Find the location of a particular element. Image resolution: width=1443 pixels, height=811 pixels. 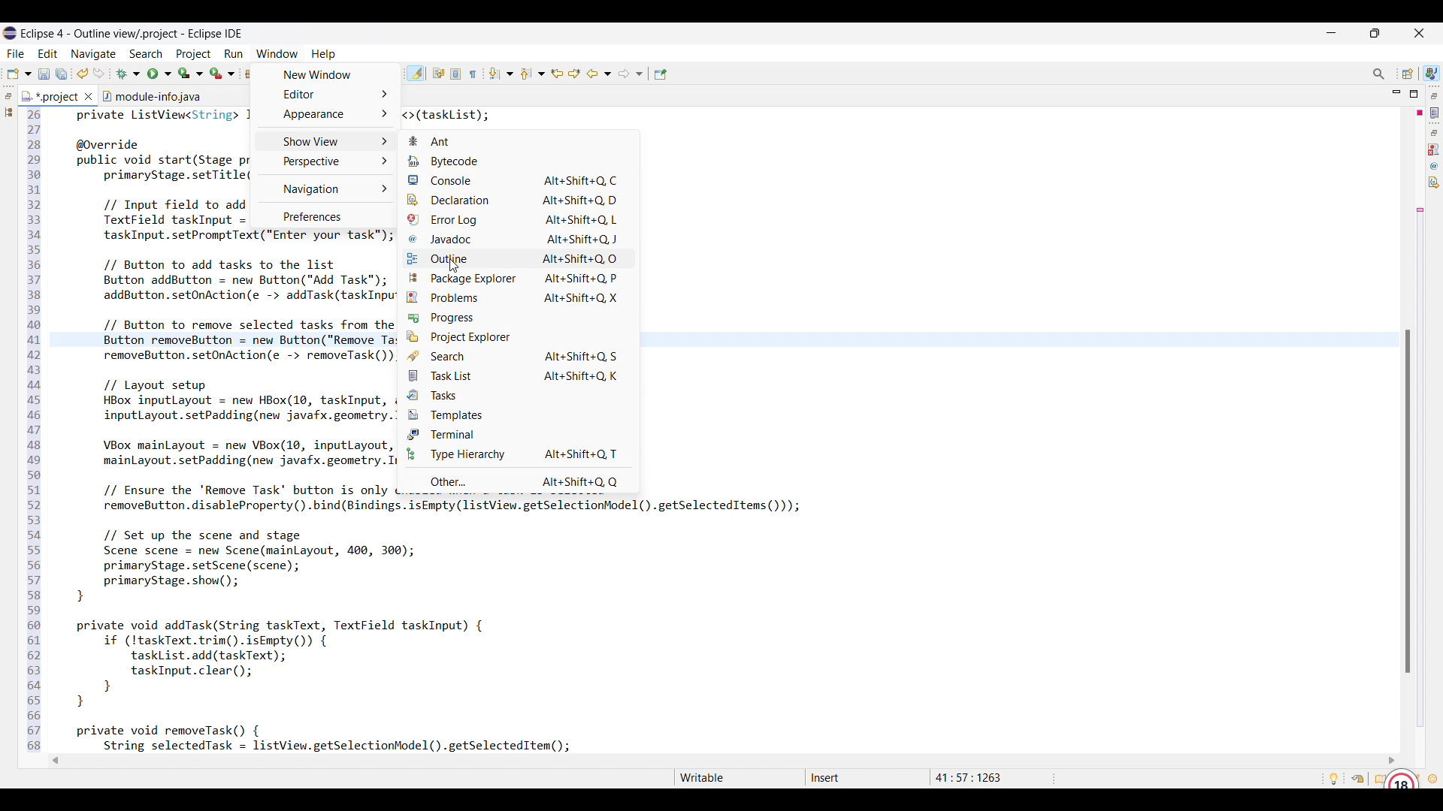

Console is located at coordinates (516, 180).